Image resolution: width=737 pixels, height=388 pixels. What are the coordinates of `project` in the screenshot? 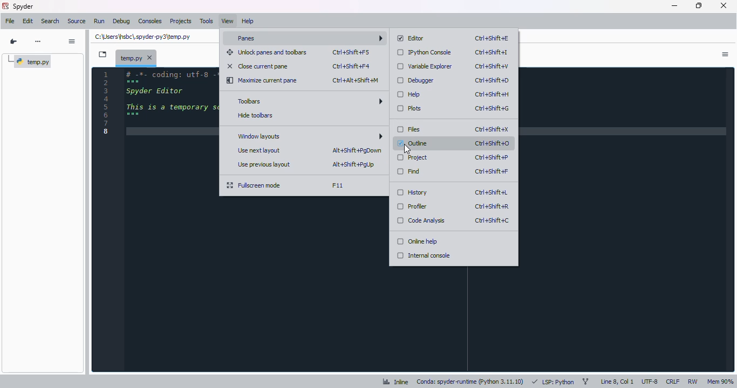 It's located at (413, 158).